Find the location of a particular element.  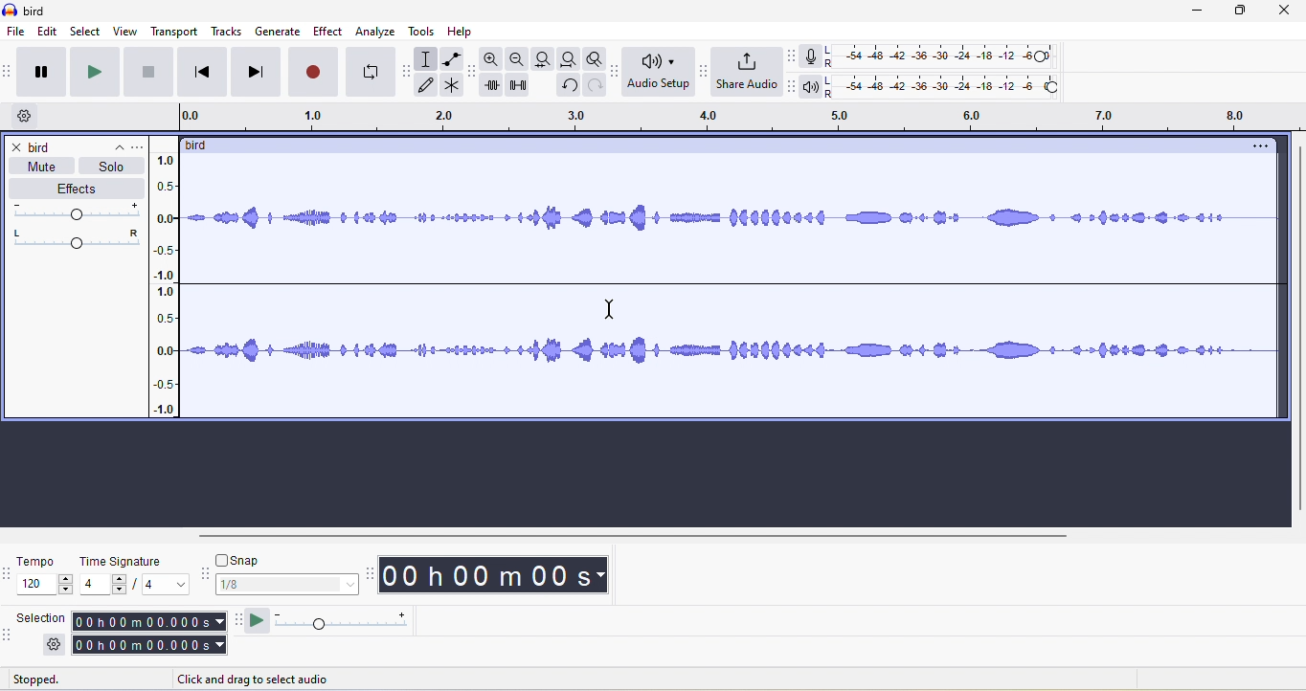

maximize is located at coordinates (1249, 14).